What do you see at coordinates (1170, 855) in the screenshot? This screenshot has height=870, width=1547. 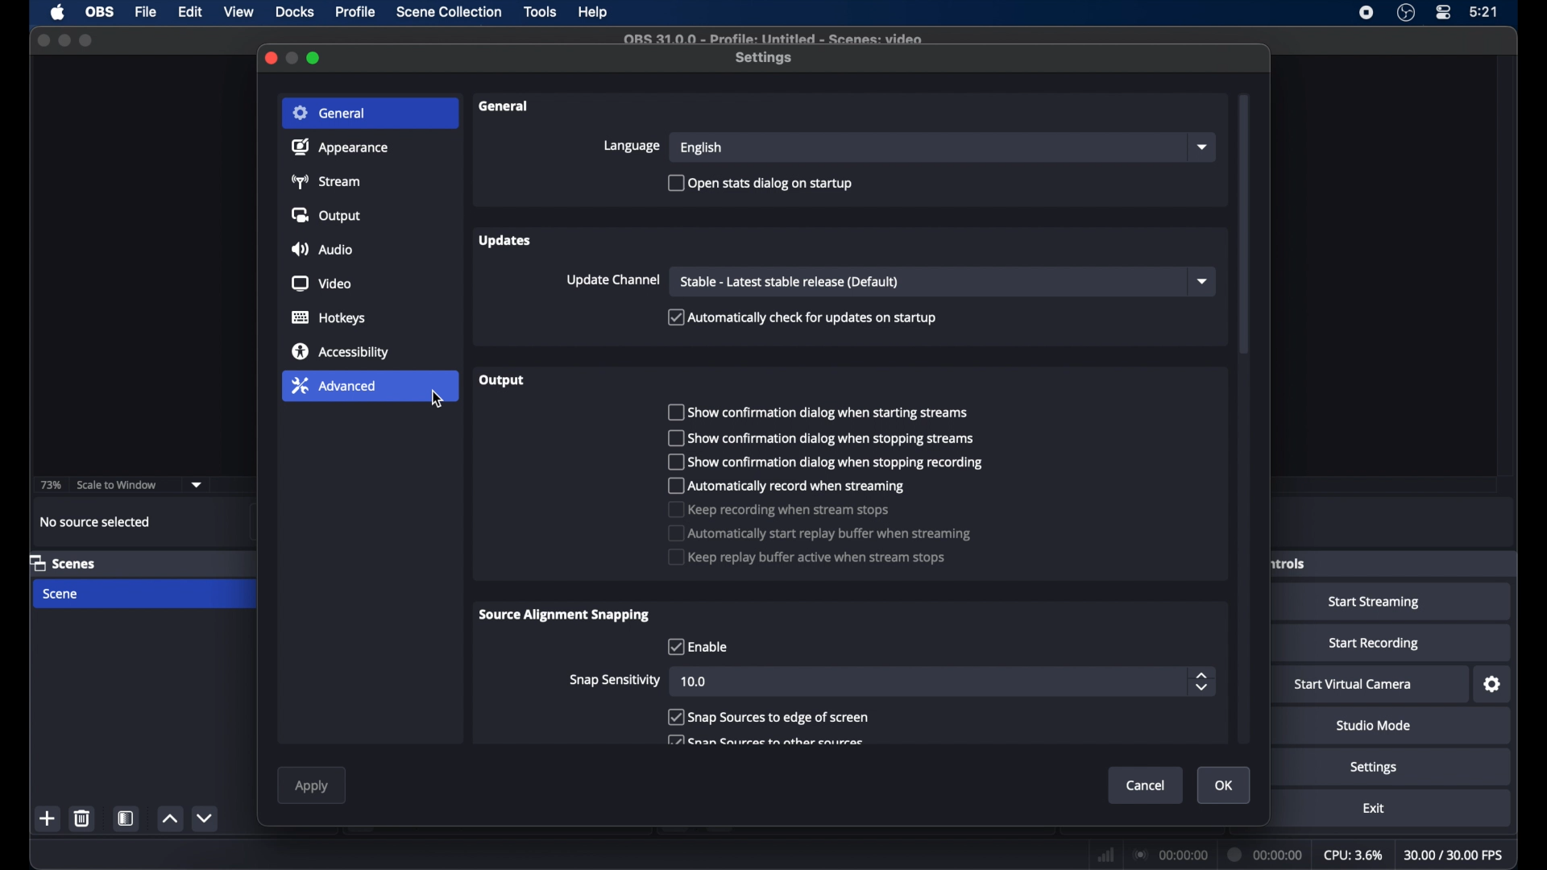 I see `connection` at bounding box center [1170, 855].